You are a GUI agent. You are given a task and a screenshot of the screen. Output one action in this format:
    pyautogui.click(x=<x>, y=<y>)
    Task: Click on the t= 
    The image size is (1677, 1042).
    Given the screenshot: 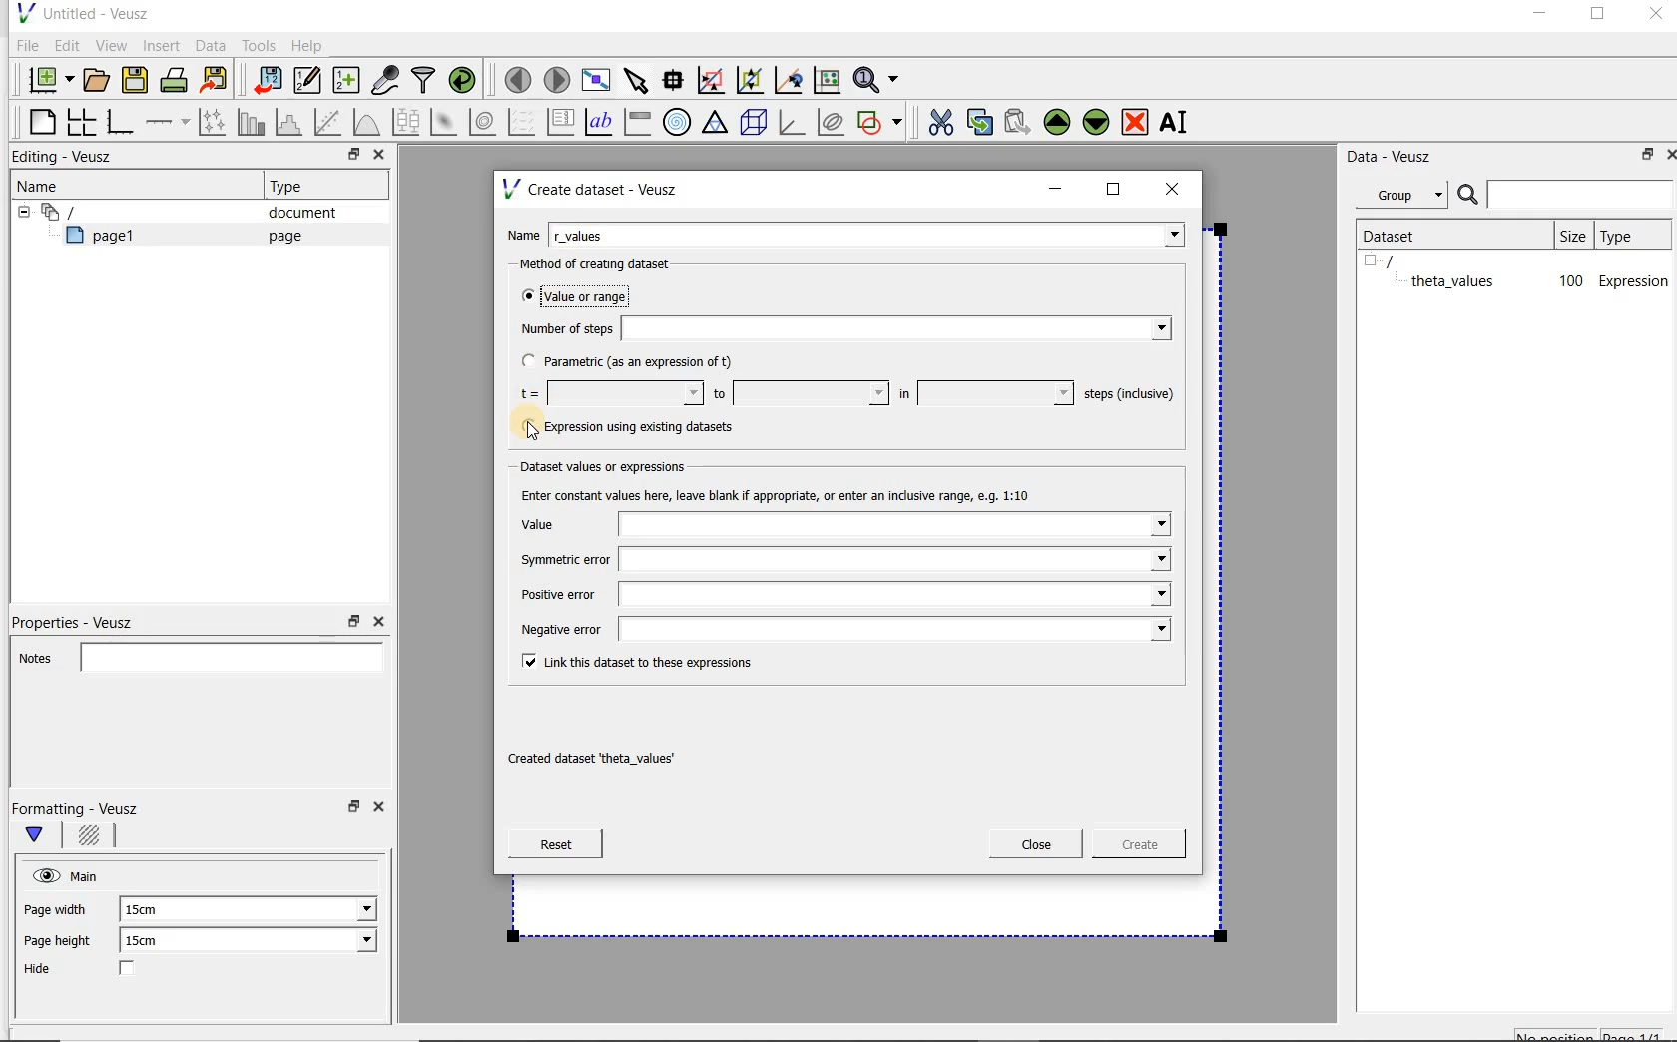 What is the action you would take?
    pyautogui.click(x=607, y=394)
    